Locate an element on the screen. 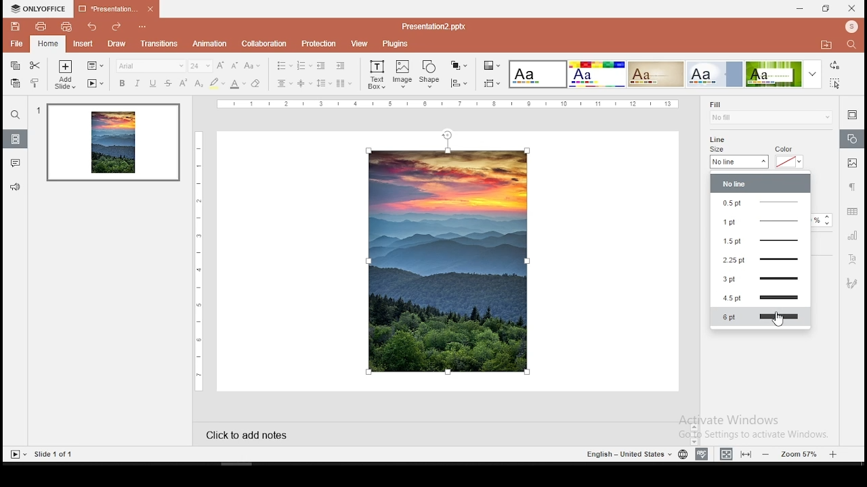 The image size is (867, 487). horizontal scale is located at coordinates (452, 104).